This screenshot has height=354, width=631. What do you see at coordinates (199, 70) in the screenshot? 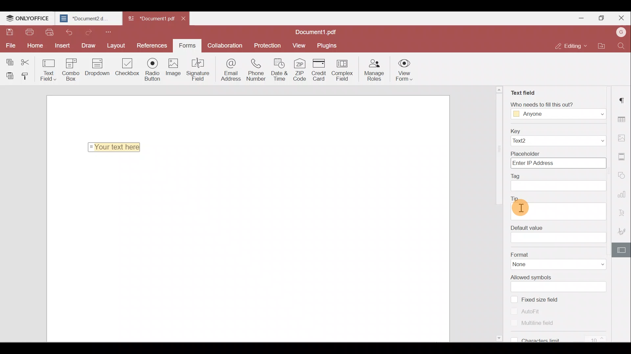
I see `Signature field` at bounding box center [199, 70].